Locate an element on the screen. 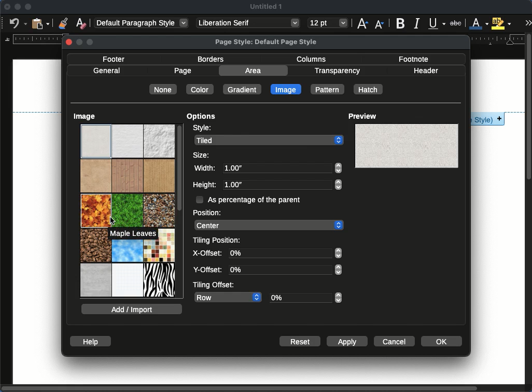  close is located at coordinates (7, 7).